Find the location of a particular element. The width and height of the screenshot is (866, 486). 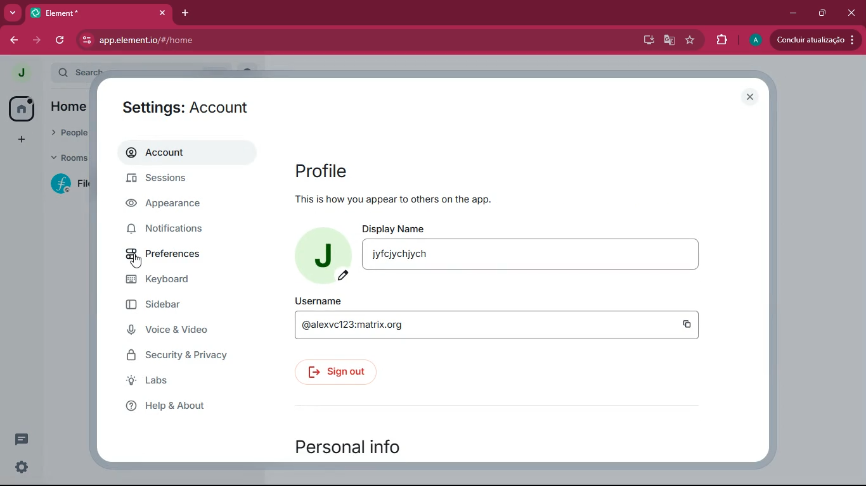

close is located at coordinates (751, 97).